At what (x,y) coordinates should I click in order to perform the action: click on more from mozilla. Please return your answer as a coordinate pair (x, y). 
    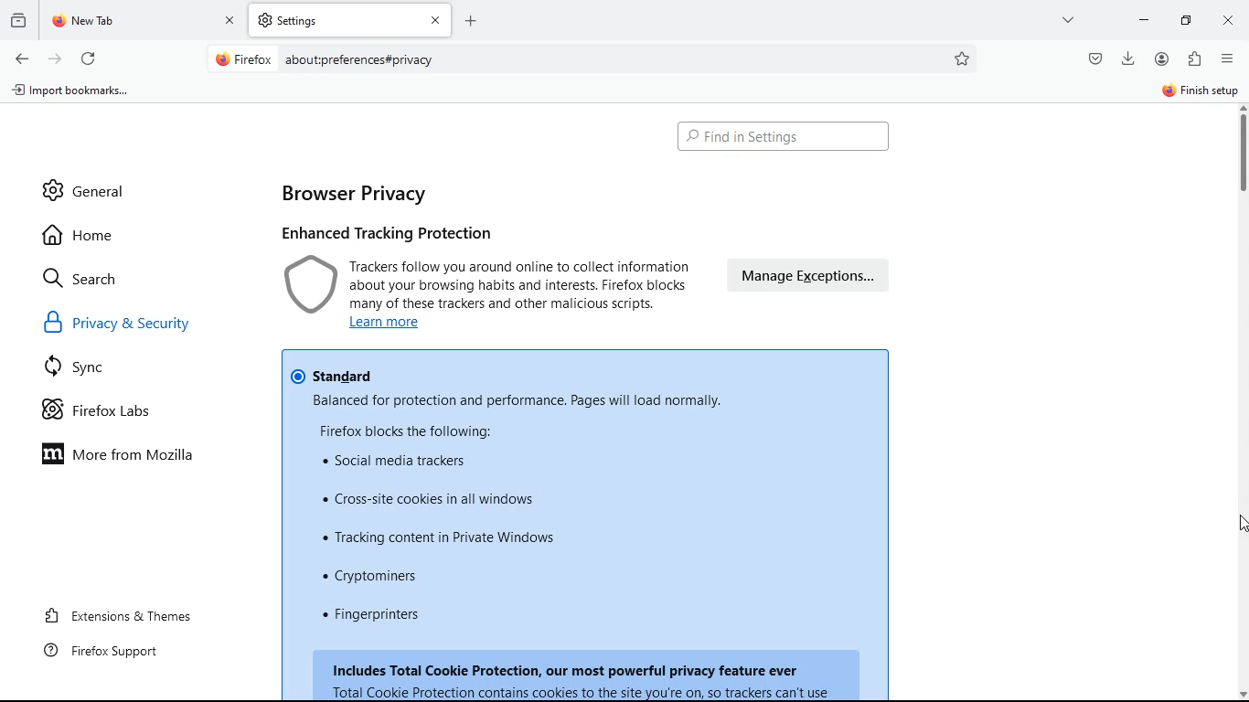
    Looking at the image, I should click on (133, 457).